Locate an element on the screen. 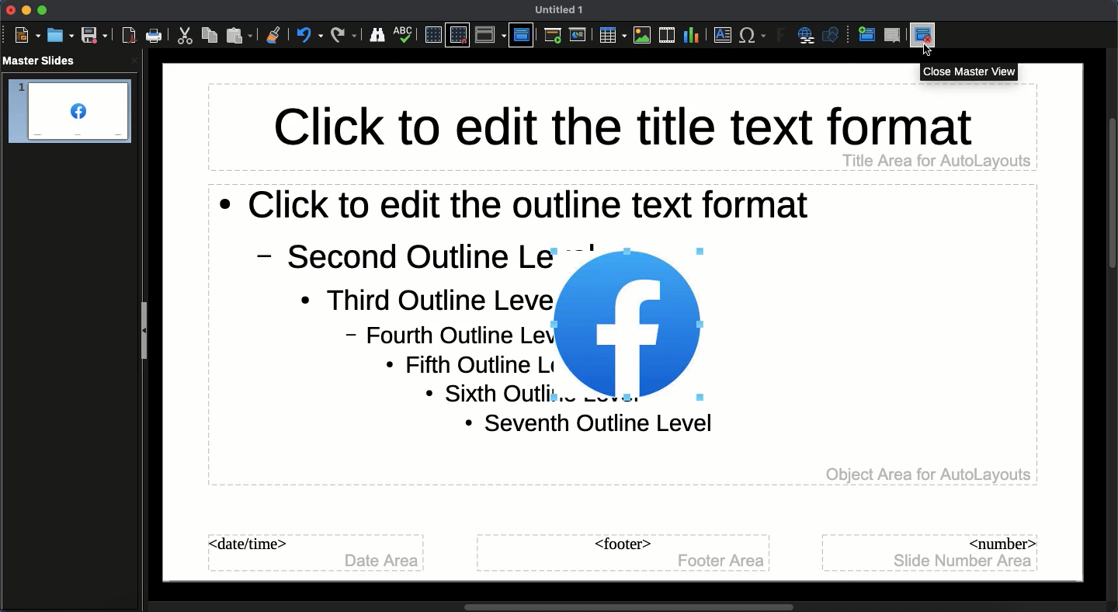  master slides is located at coordinates (40, 60).